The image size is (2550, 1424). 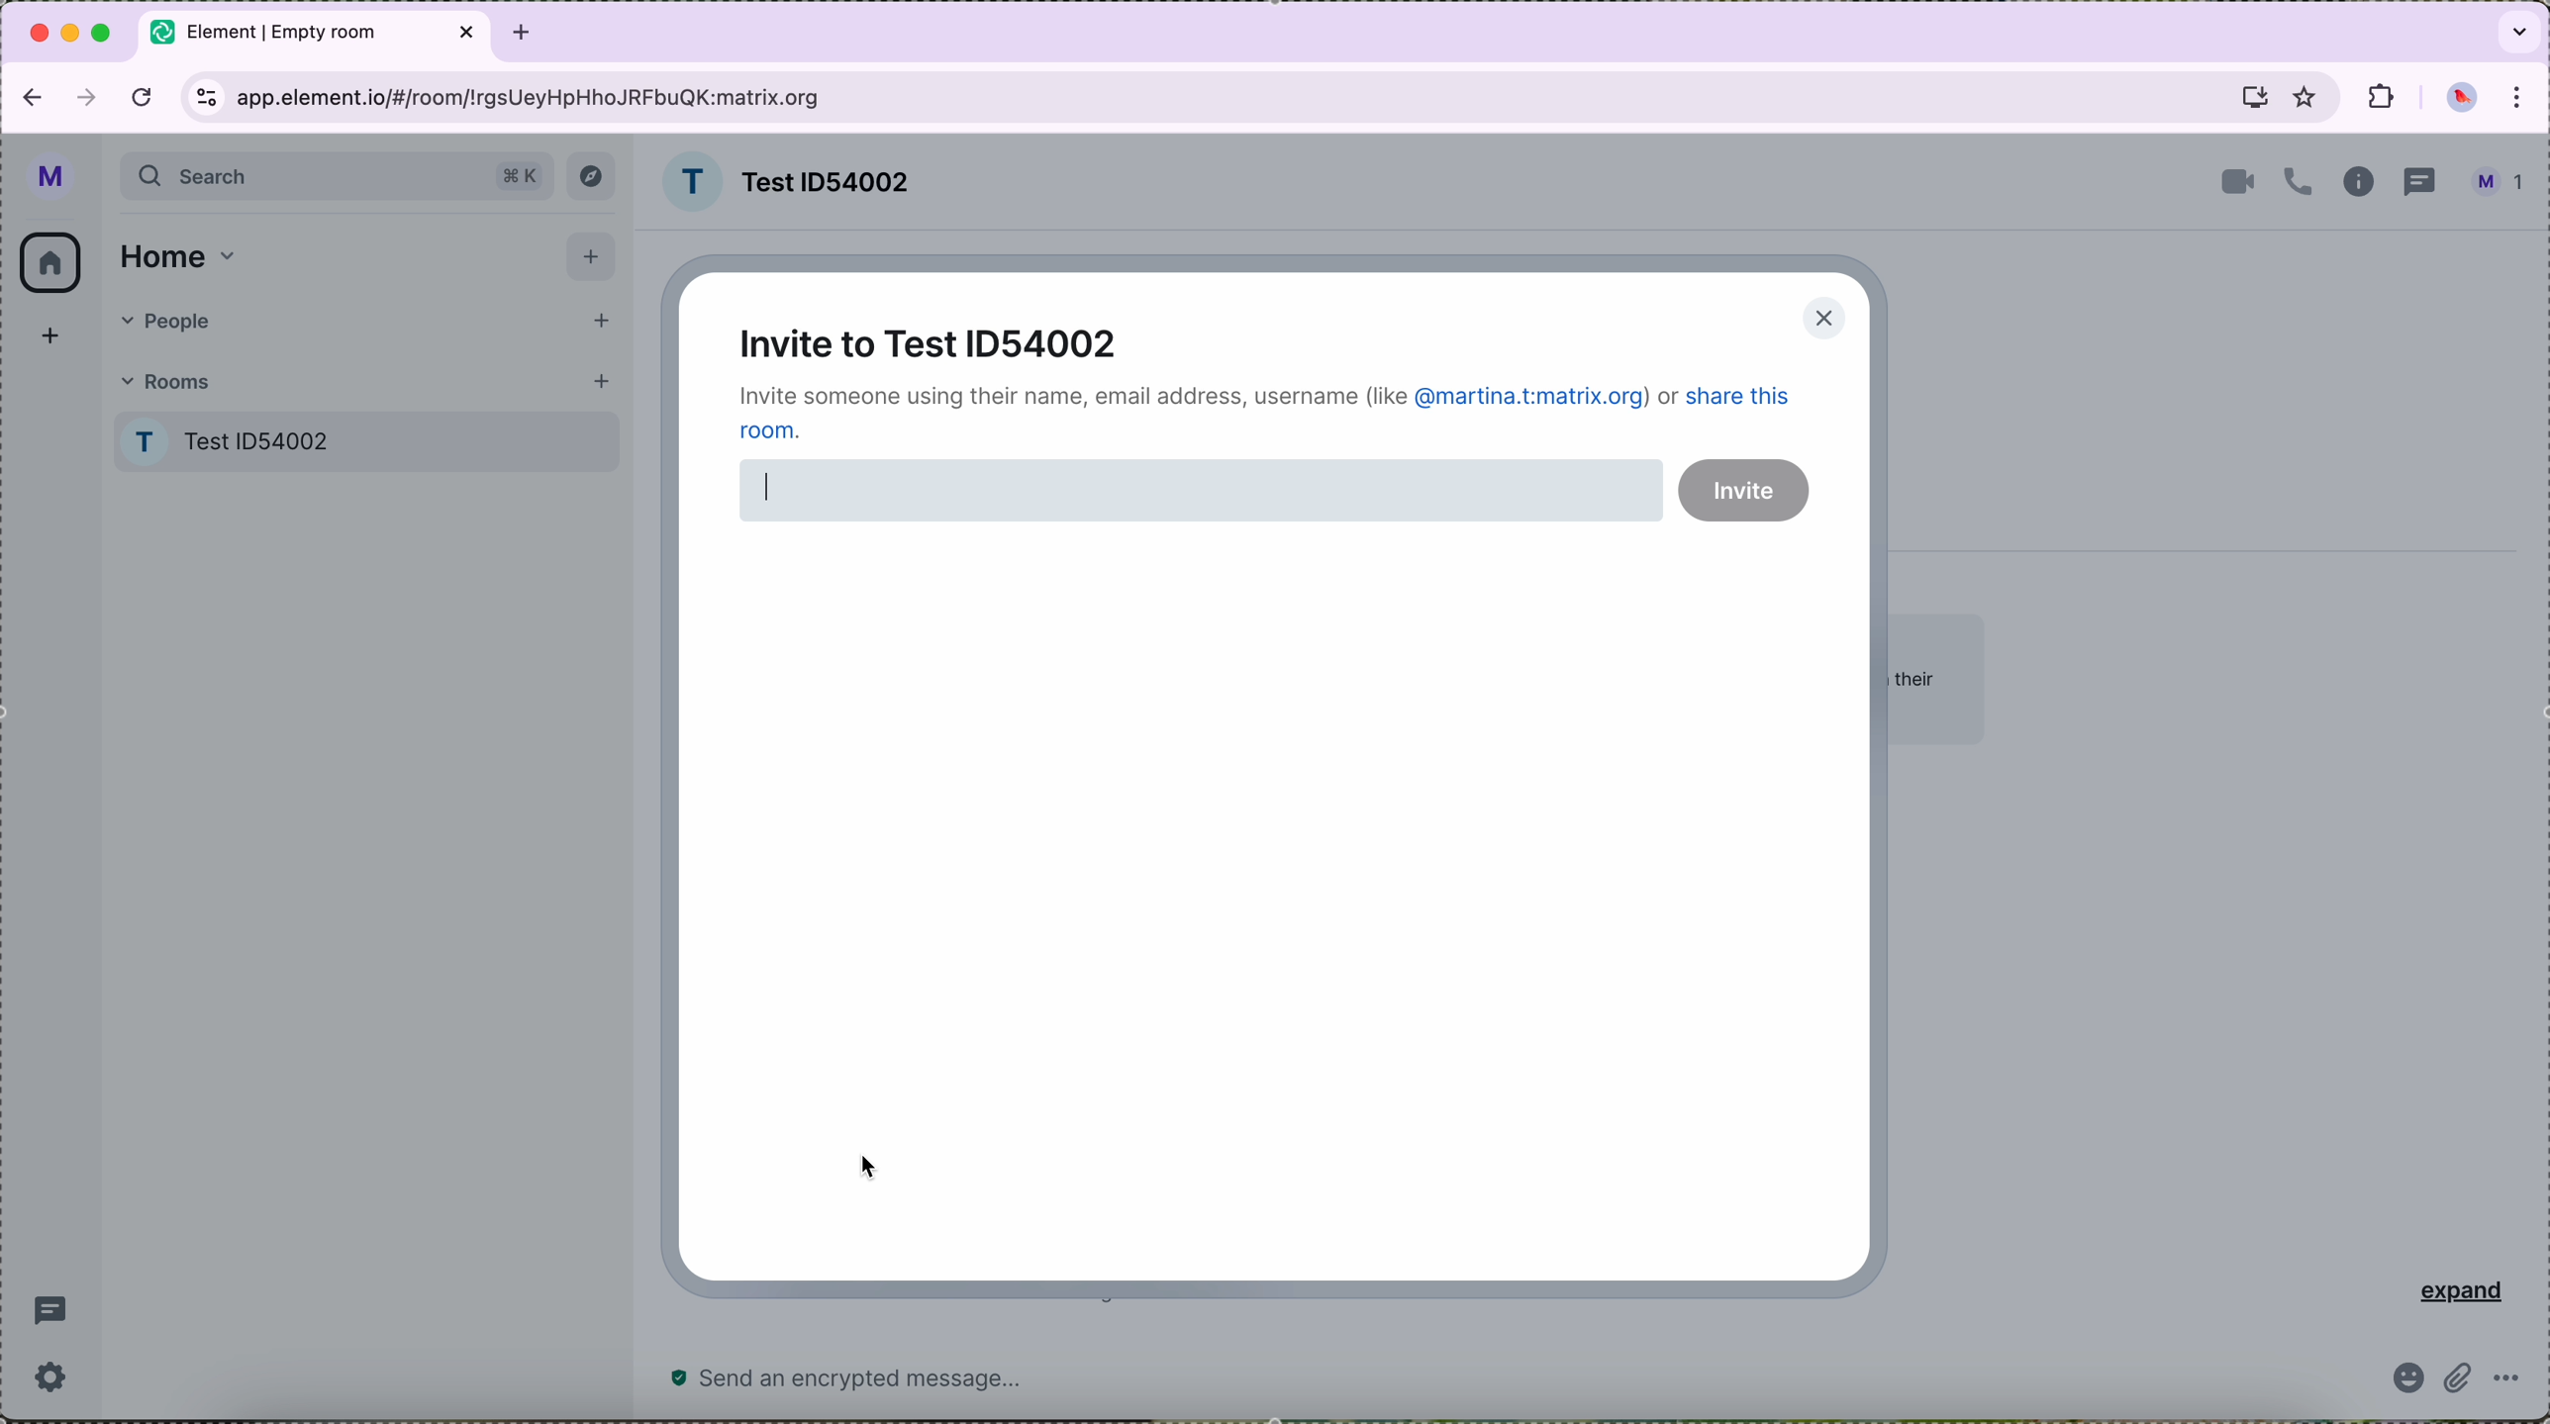 What do you see at coordinates (205, 97) in the screenshot?
I see `controls` at bounding box center [205, 97].